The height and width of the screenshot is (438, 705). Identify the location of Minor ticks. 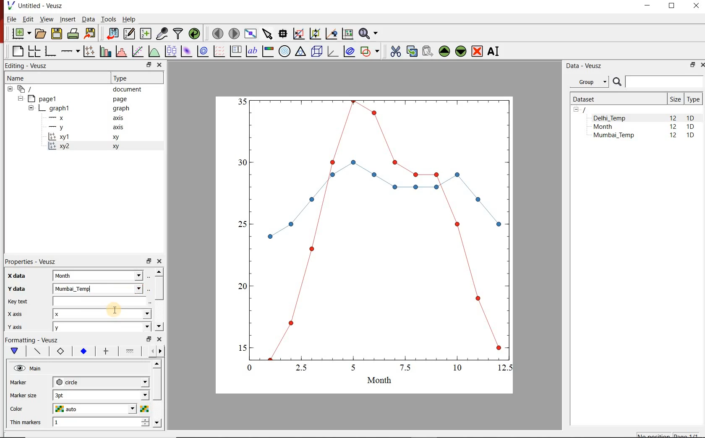
(131, 351).